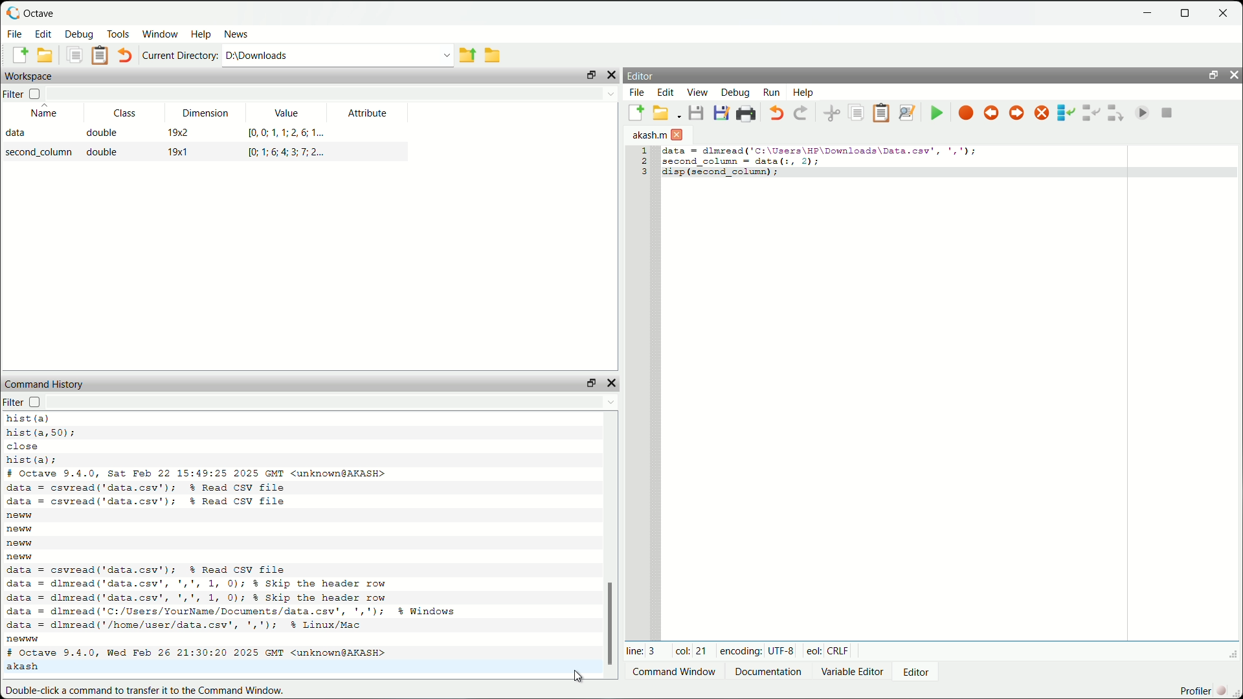 This screenshot has height=699, width=1243. I want to click on filter, so click(27, 401).